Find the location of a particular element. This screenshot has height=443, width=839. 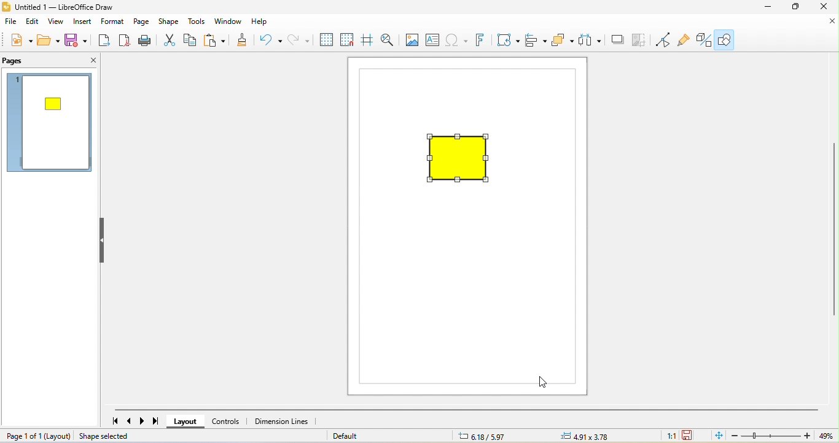

print is located at coordinates (147, 42).